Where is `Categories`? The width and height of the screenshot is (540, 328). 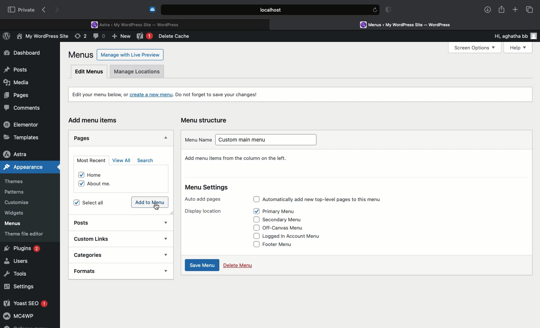
Categories is located at coordinates (104, 255).